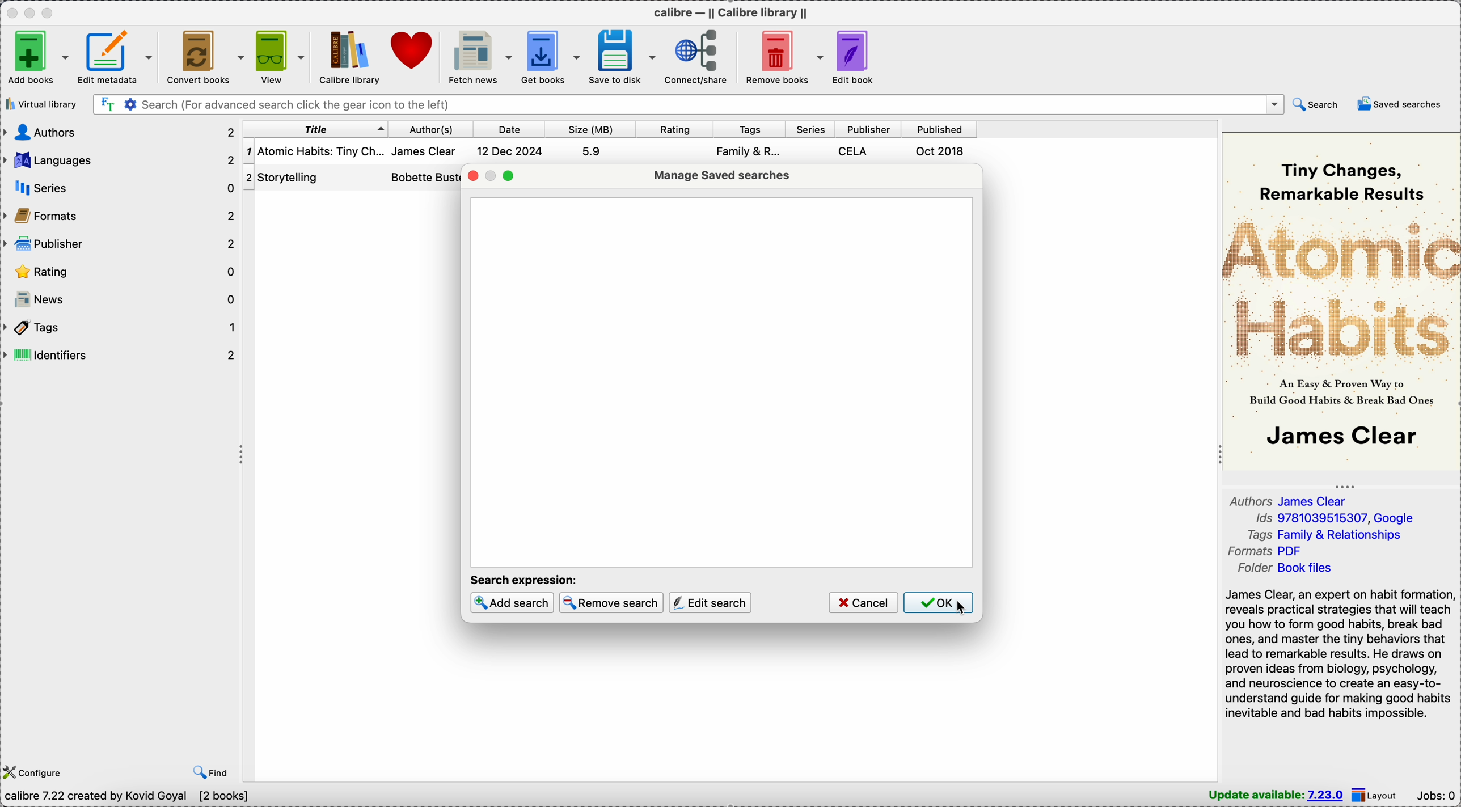 Image resolution: width=1461 pixels, height=807 pixels. I want to click on search expression, so click(526, 579).